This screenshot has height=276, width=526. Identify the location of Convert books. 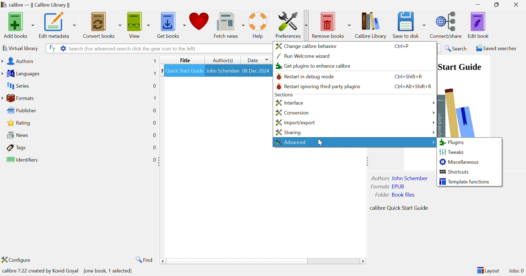
(101, 24).